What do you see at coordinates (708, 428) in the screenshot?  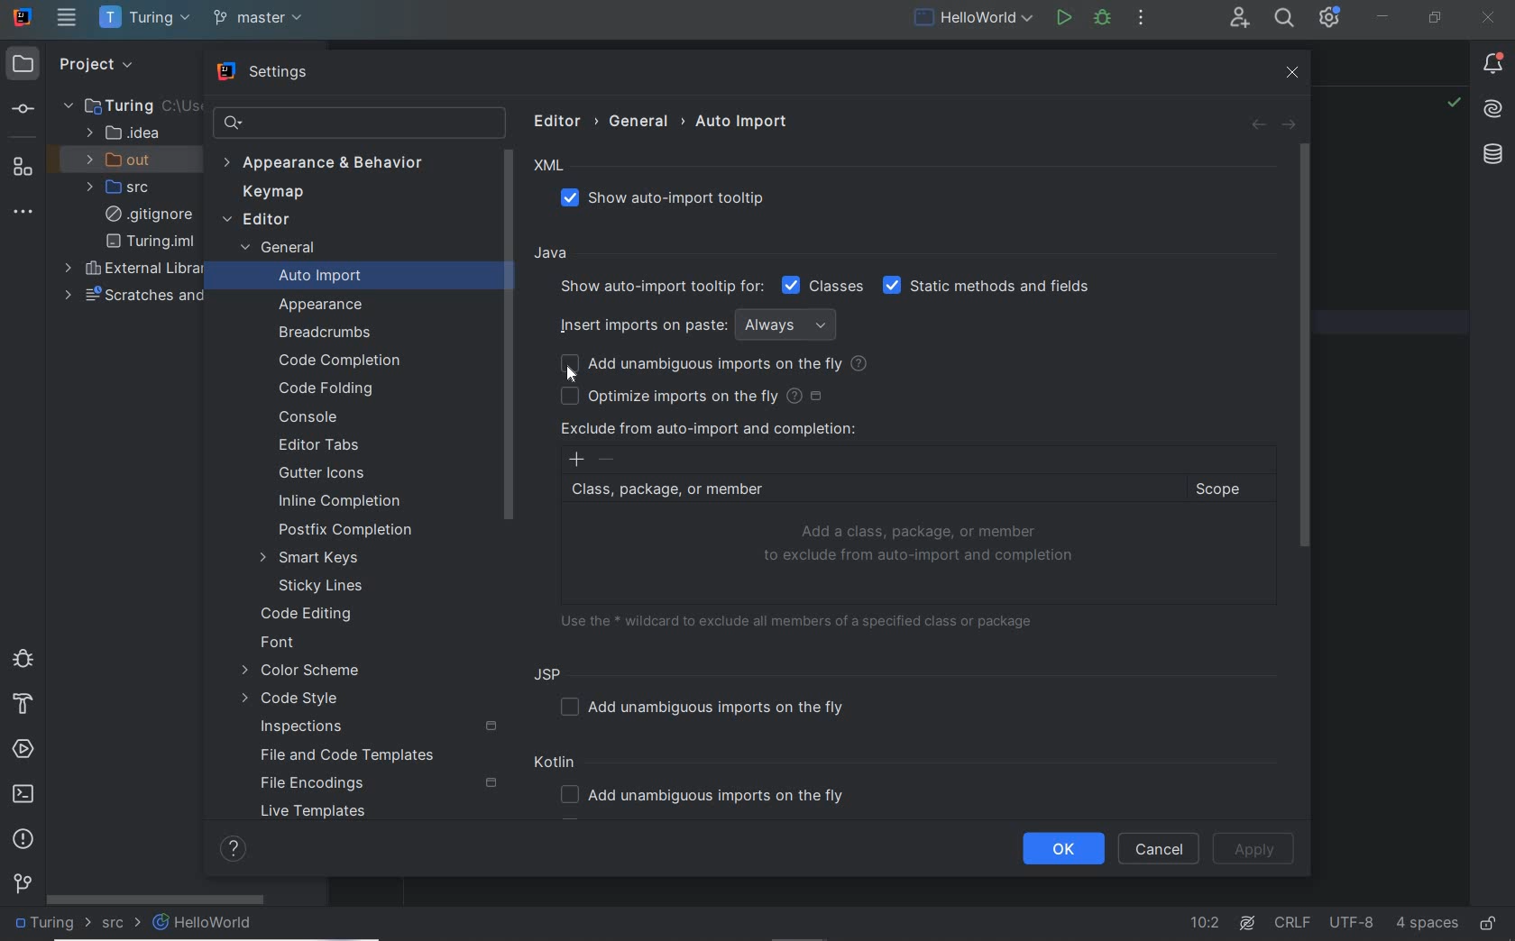 I see `EXCLUDE FROM AUTO-IMPORT AND COMPLETION` at bounding box center [708, 428].